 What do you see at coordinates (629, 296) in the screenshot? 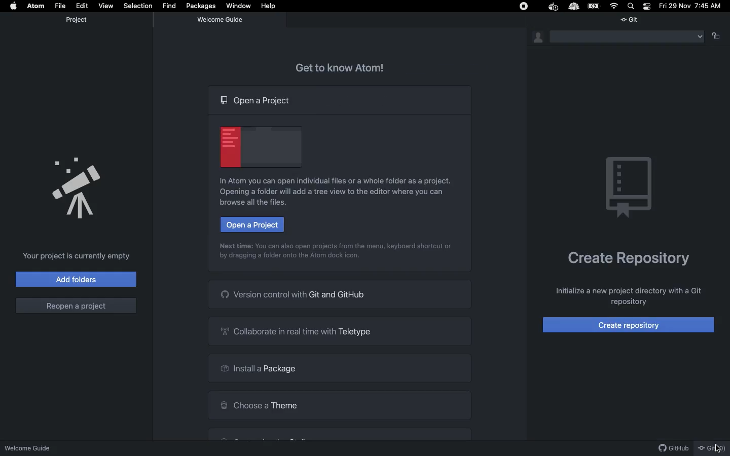
I see `` at bounding box center [629, 296].